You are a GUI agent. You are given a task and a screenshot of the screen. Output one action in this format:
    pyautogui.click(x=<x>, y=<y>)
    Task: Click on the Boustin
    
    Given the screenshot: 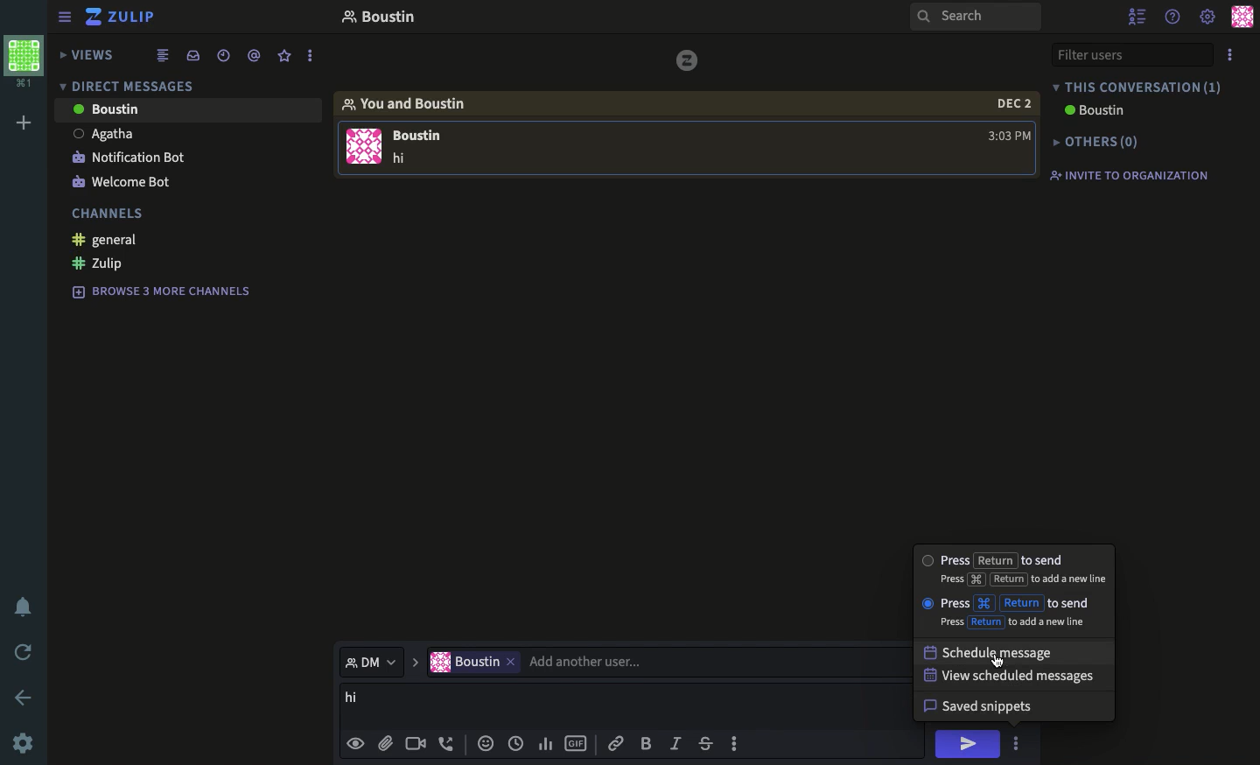 What is the action you would take?
    pyautogui.click(x=106, y=109)
    